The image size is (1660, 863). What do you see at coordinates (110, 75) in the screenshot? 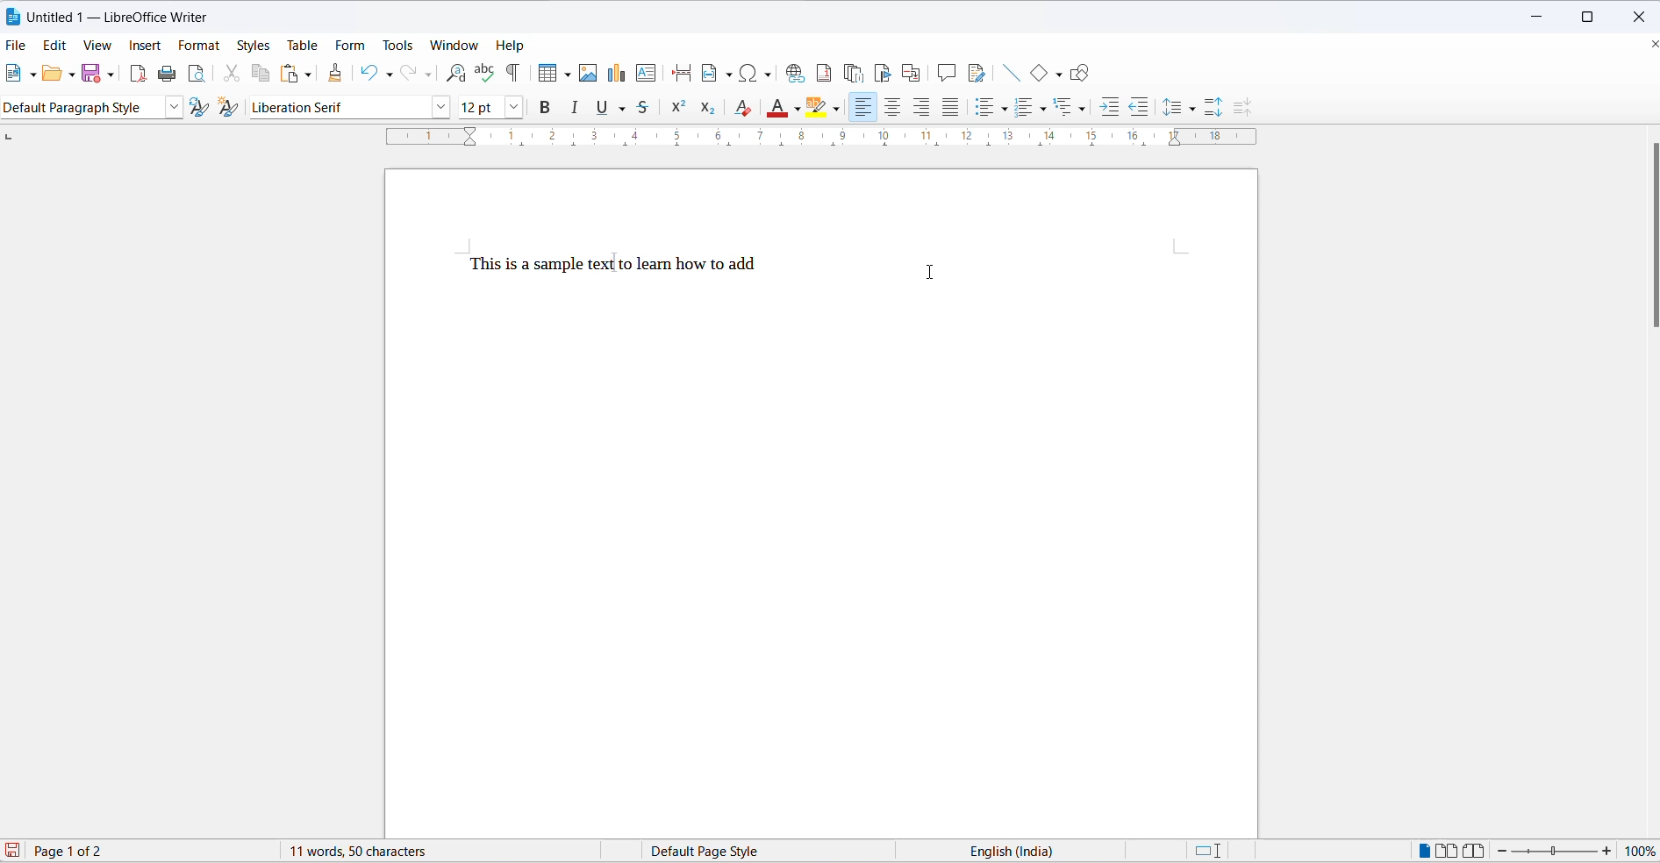
I see `save options` at bounding box center [110, 75].